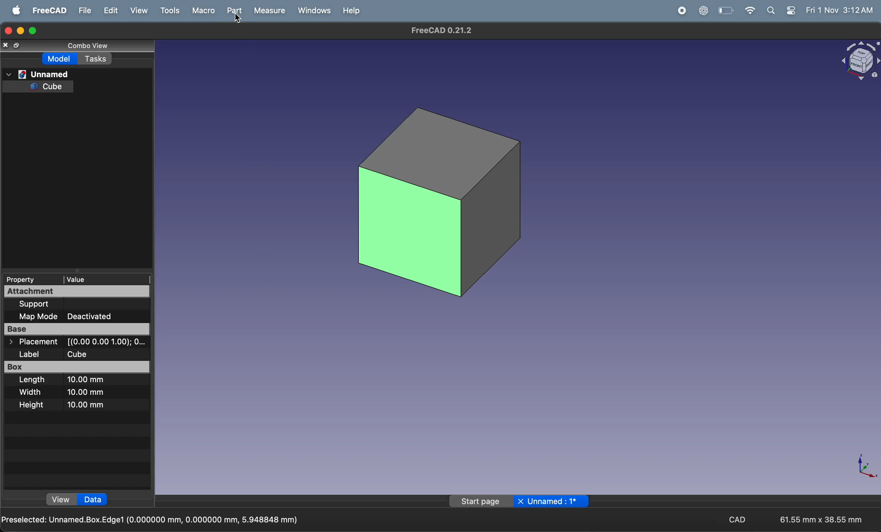  What do you see at coordinates (270, 11) in the screenshot?
I see `measure` at bounding box center [270, 11].